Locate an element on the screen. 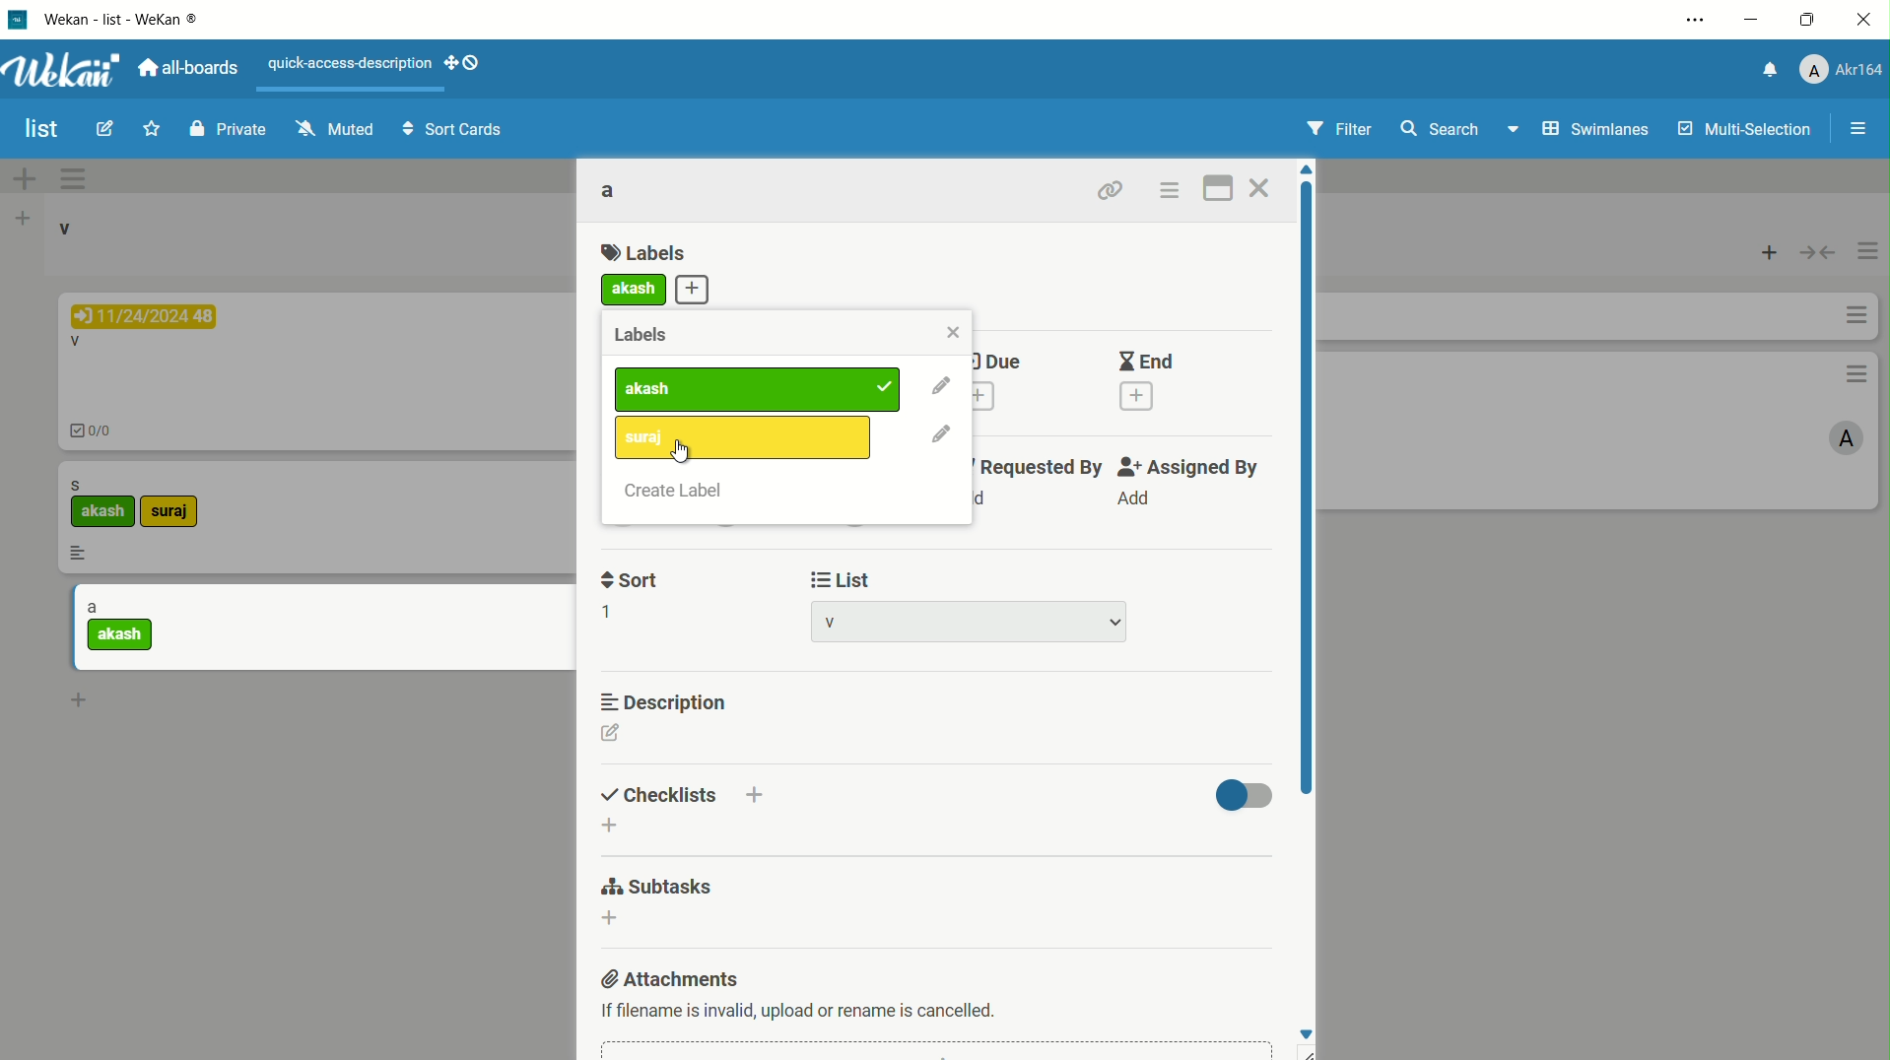  settings and more is located at coordinates (1692, 22).